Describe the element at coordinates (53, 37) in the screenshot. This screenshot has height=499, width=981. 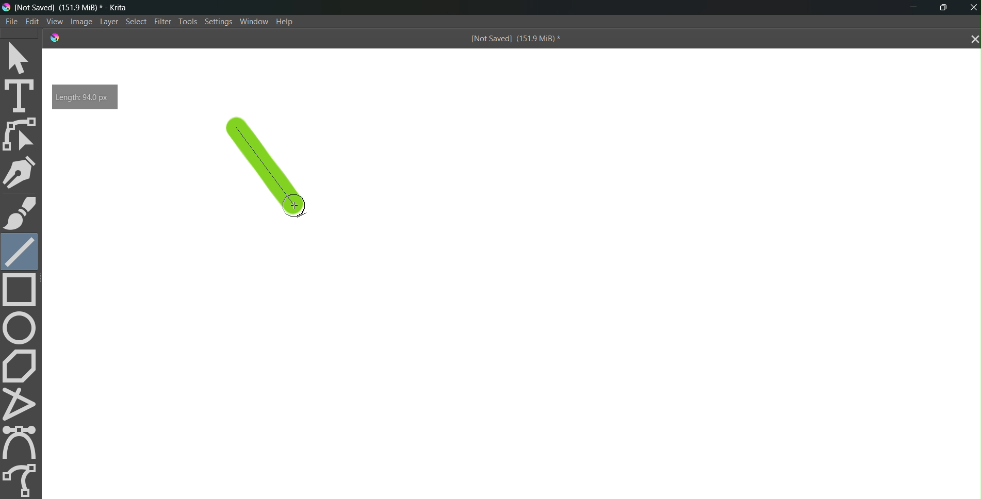
I see `logo` at that location.